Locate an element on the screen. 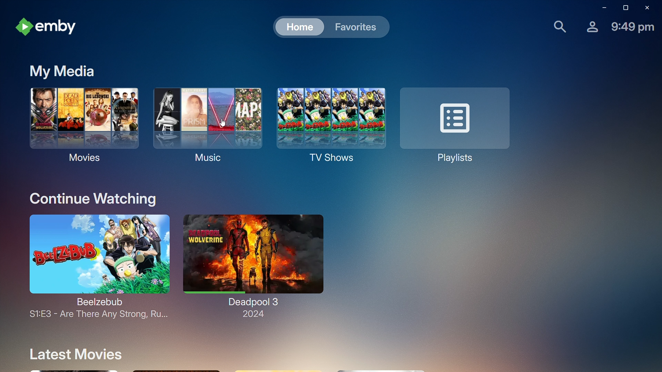 Image resolution: width=662 pixels, height=372 pixels. emby is located at coordinates (43, 27).